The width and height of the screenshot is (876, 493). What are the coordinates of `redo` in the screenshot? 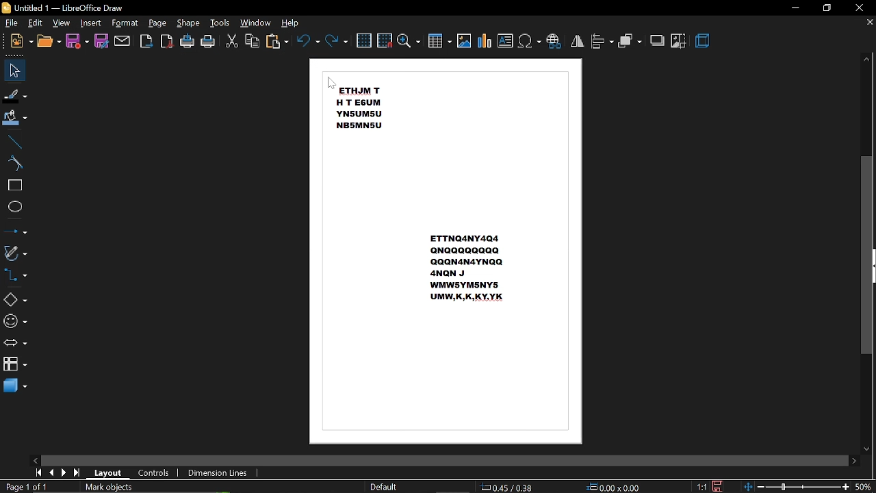 It's located at (337, 41).